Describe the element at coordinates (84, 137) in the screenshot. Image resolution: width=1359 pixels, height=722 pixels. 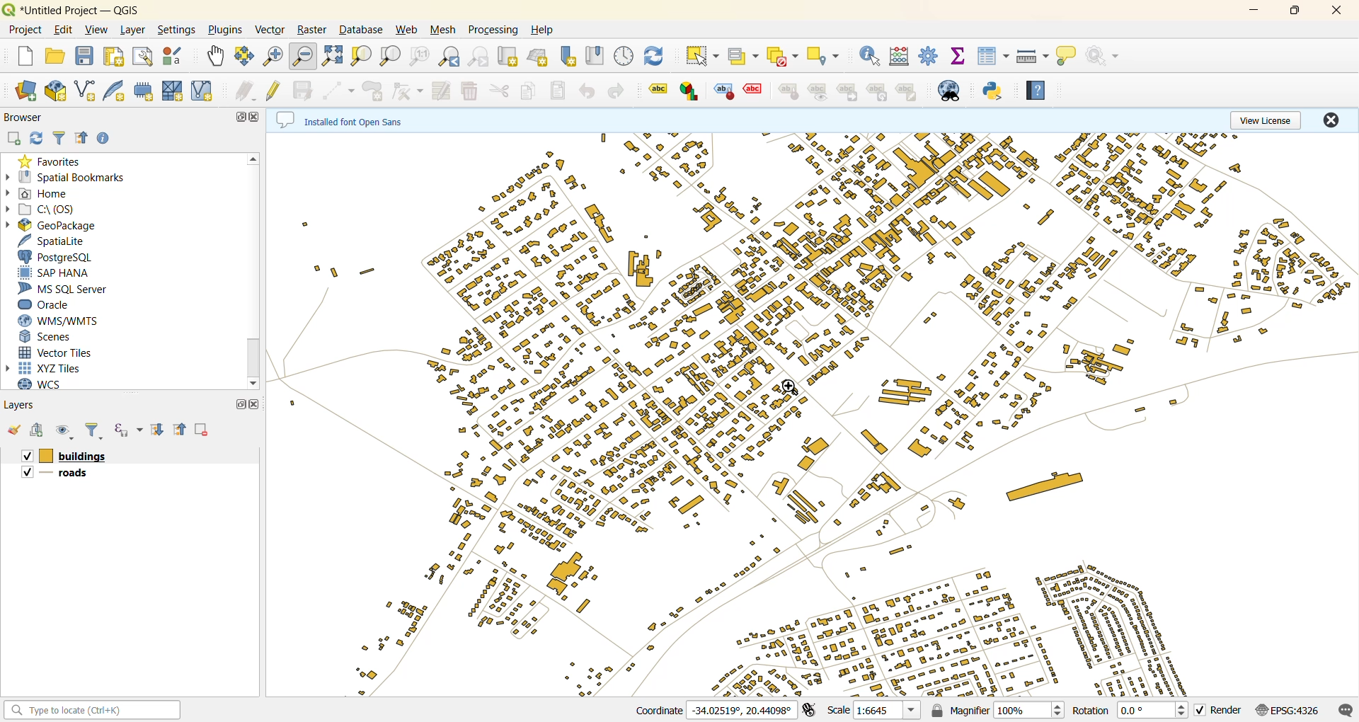
I see `collapse all` at that location.